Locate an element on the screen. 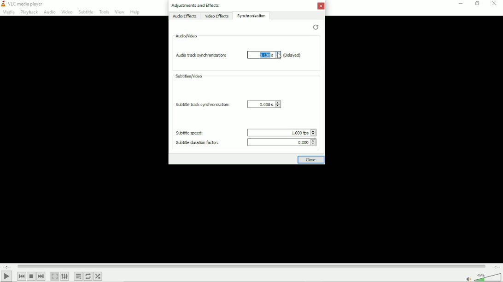 The image size is (503, 282). Play is located at coordinates (6, 276).